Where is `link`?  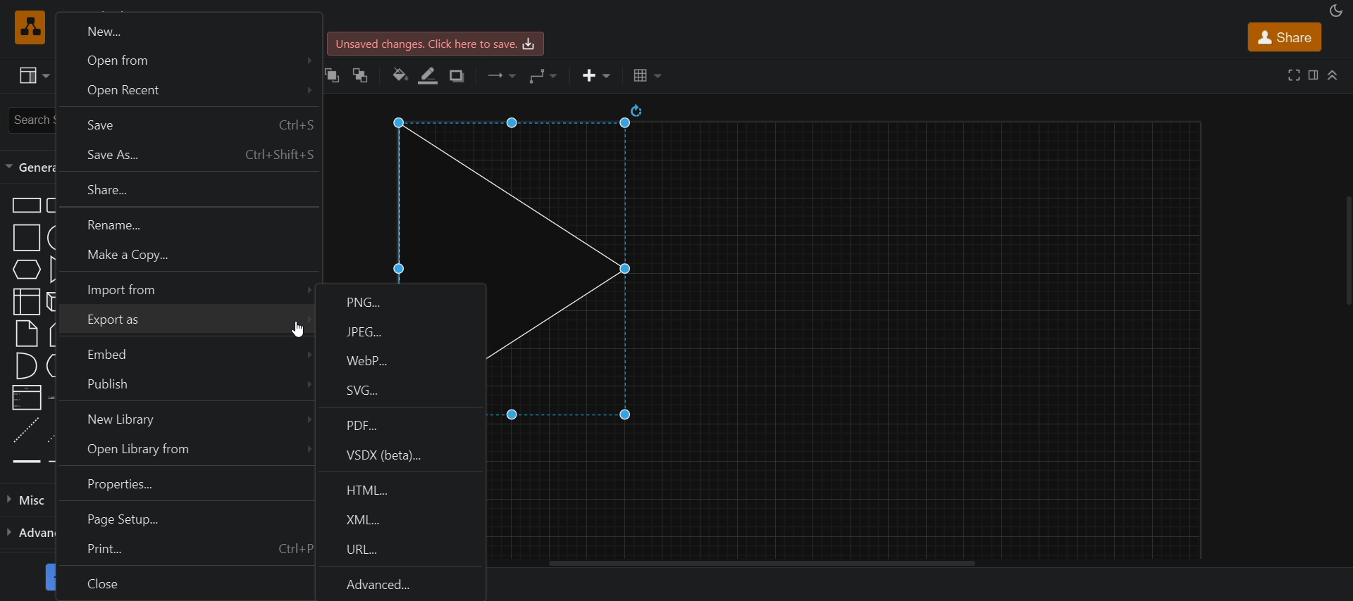
link is located at coordinates (25, 462).